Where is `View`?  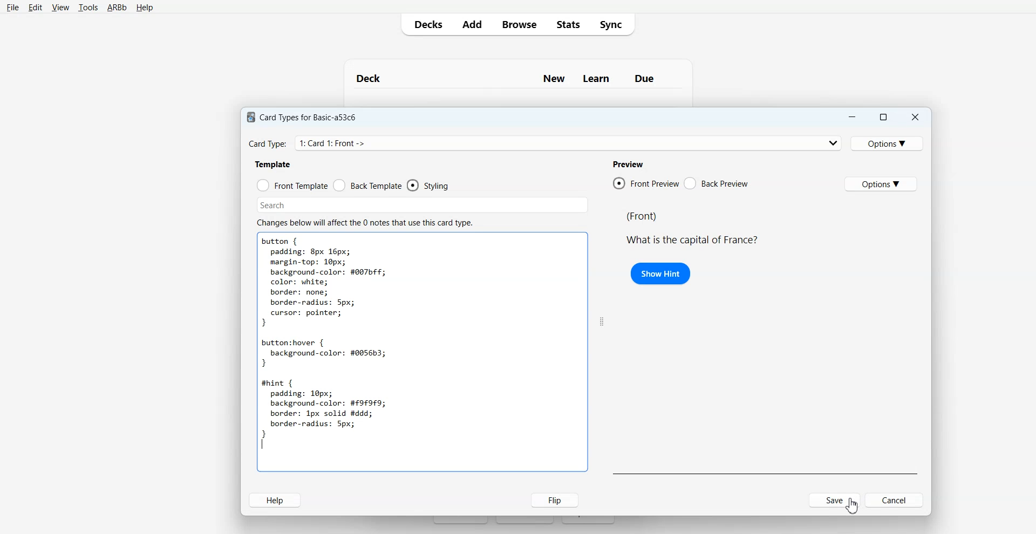 View is located at coordinates (60, 8).